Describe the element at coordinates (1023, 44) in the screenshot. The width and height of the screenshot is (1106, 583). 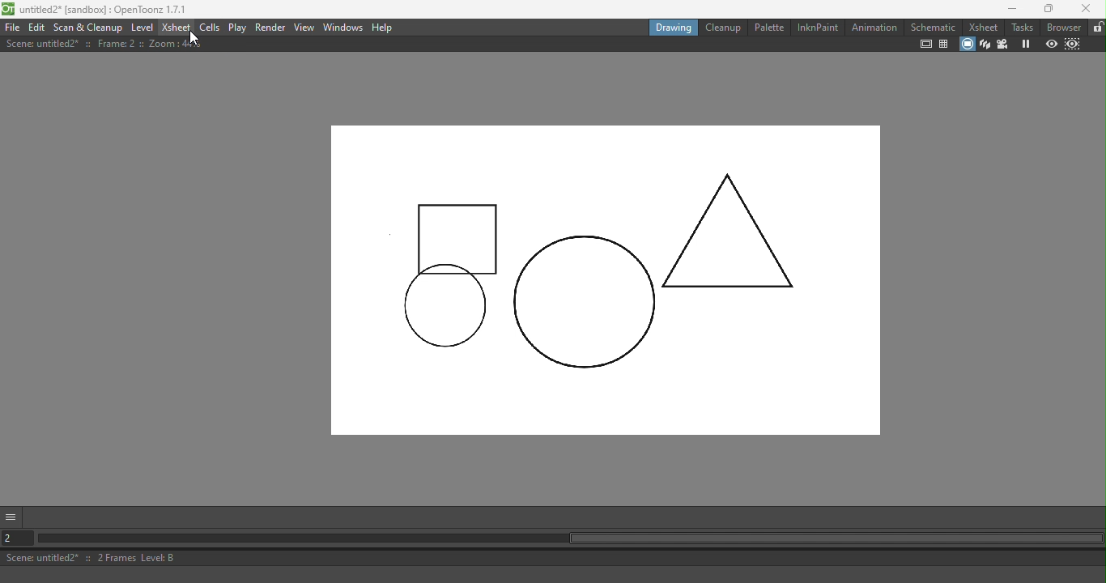
I see `Freeze` at that location.